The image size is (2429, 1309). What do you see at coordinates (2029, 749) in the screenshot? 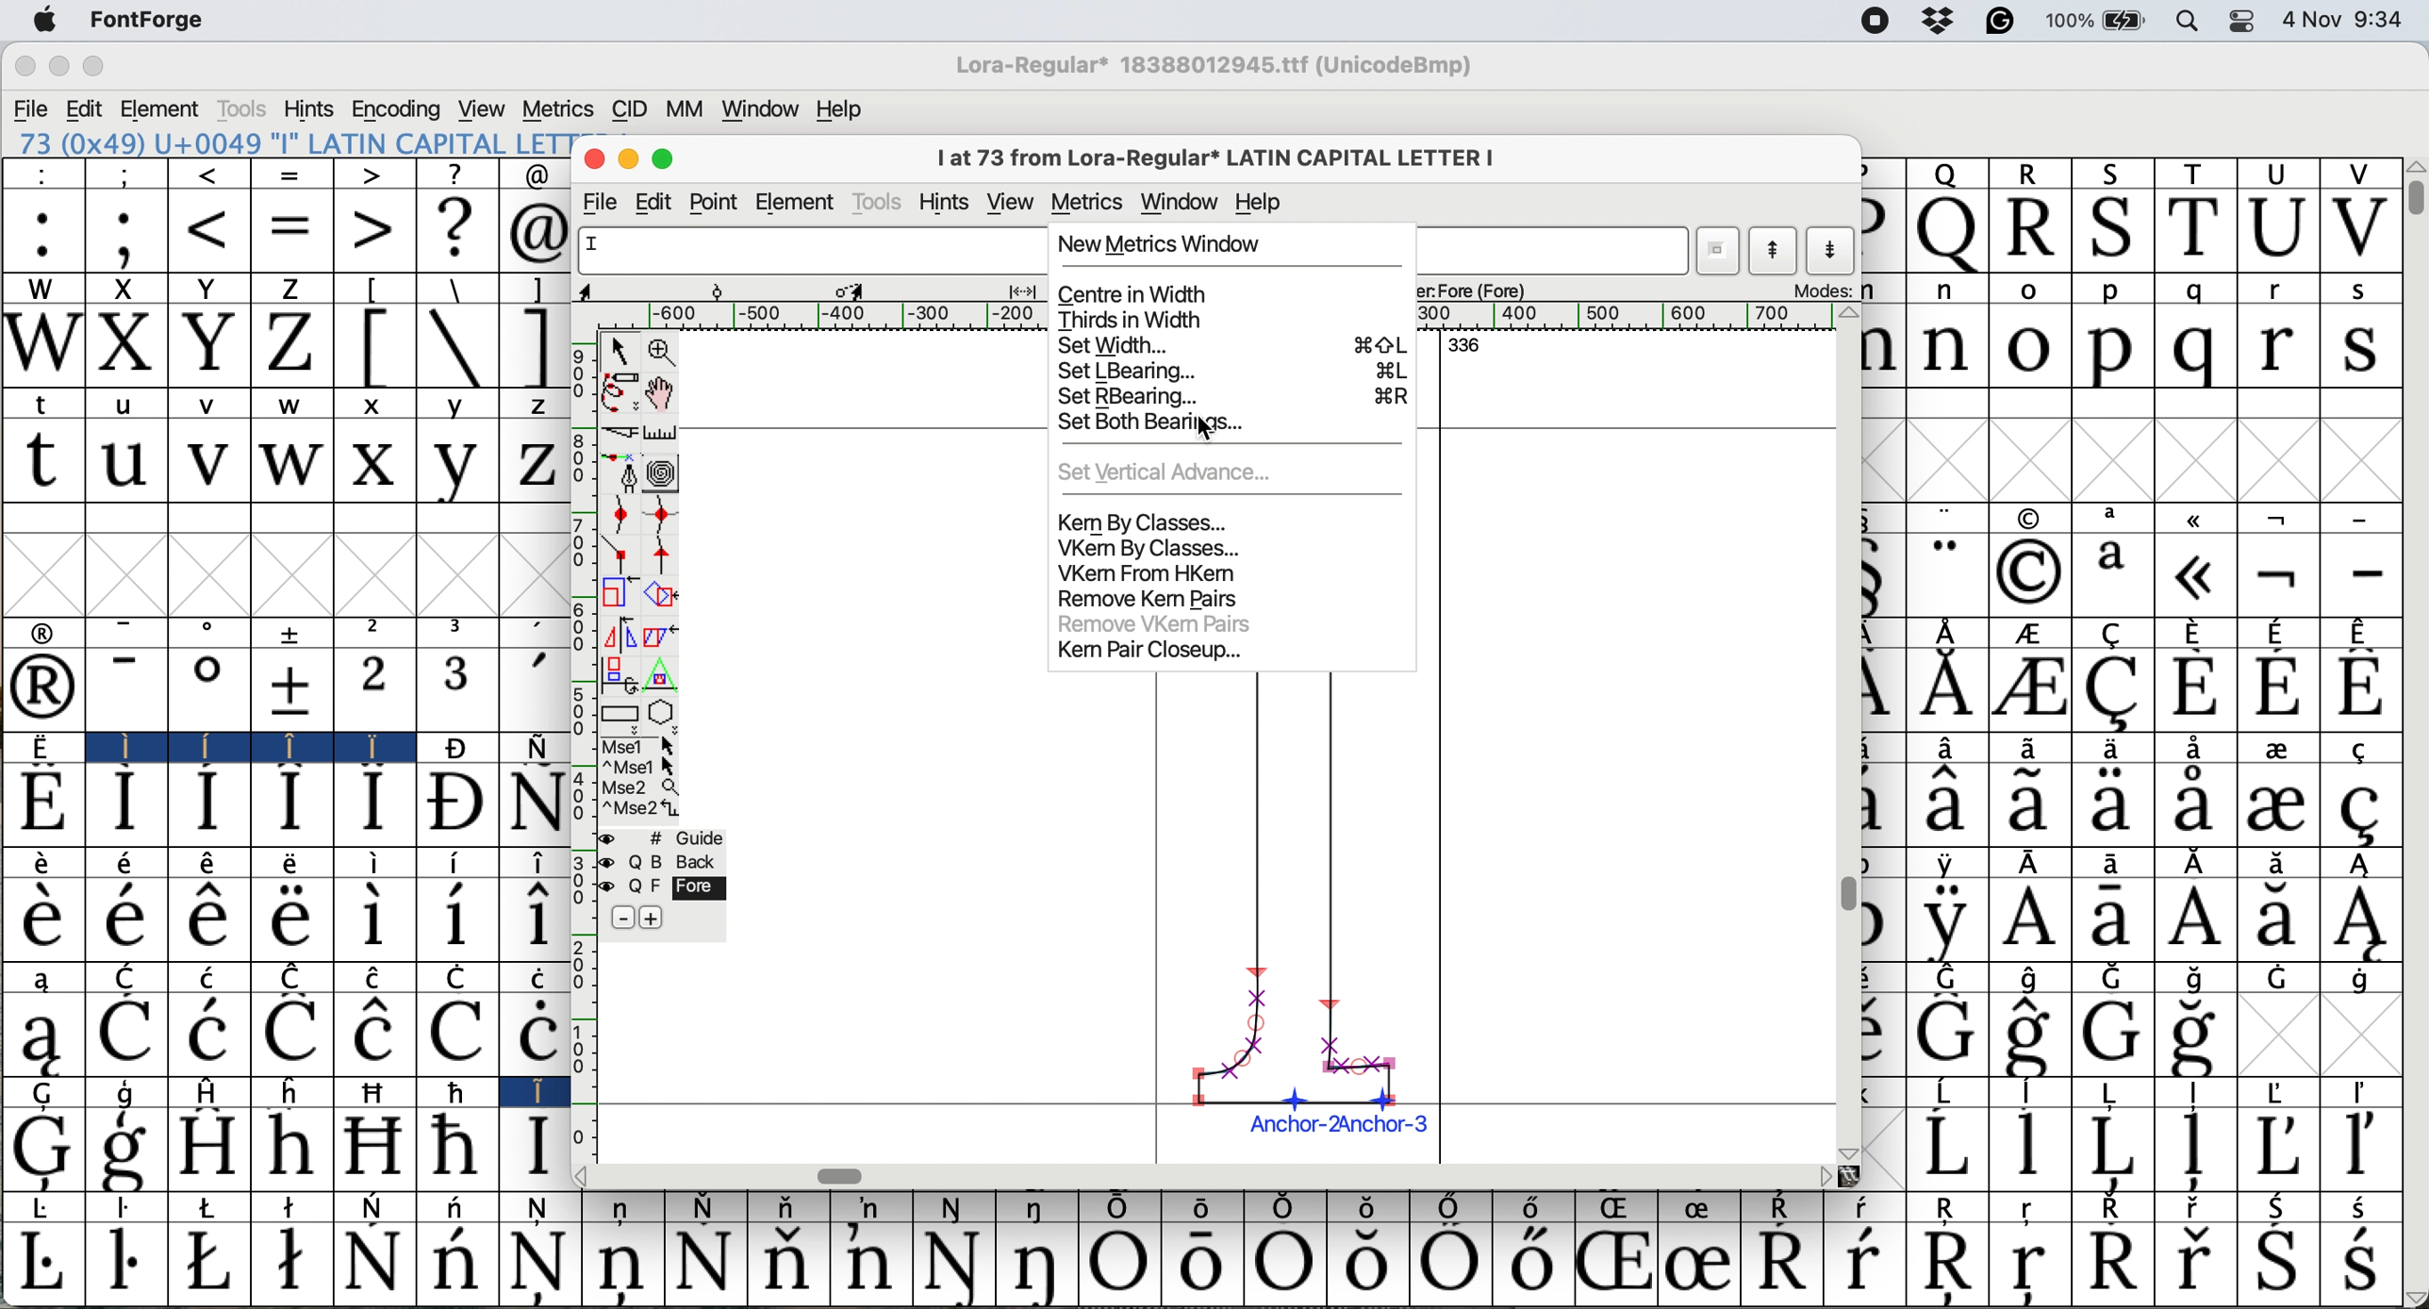
I see `Symbol` at bounding box center [2029, 749].